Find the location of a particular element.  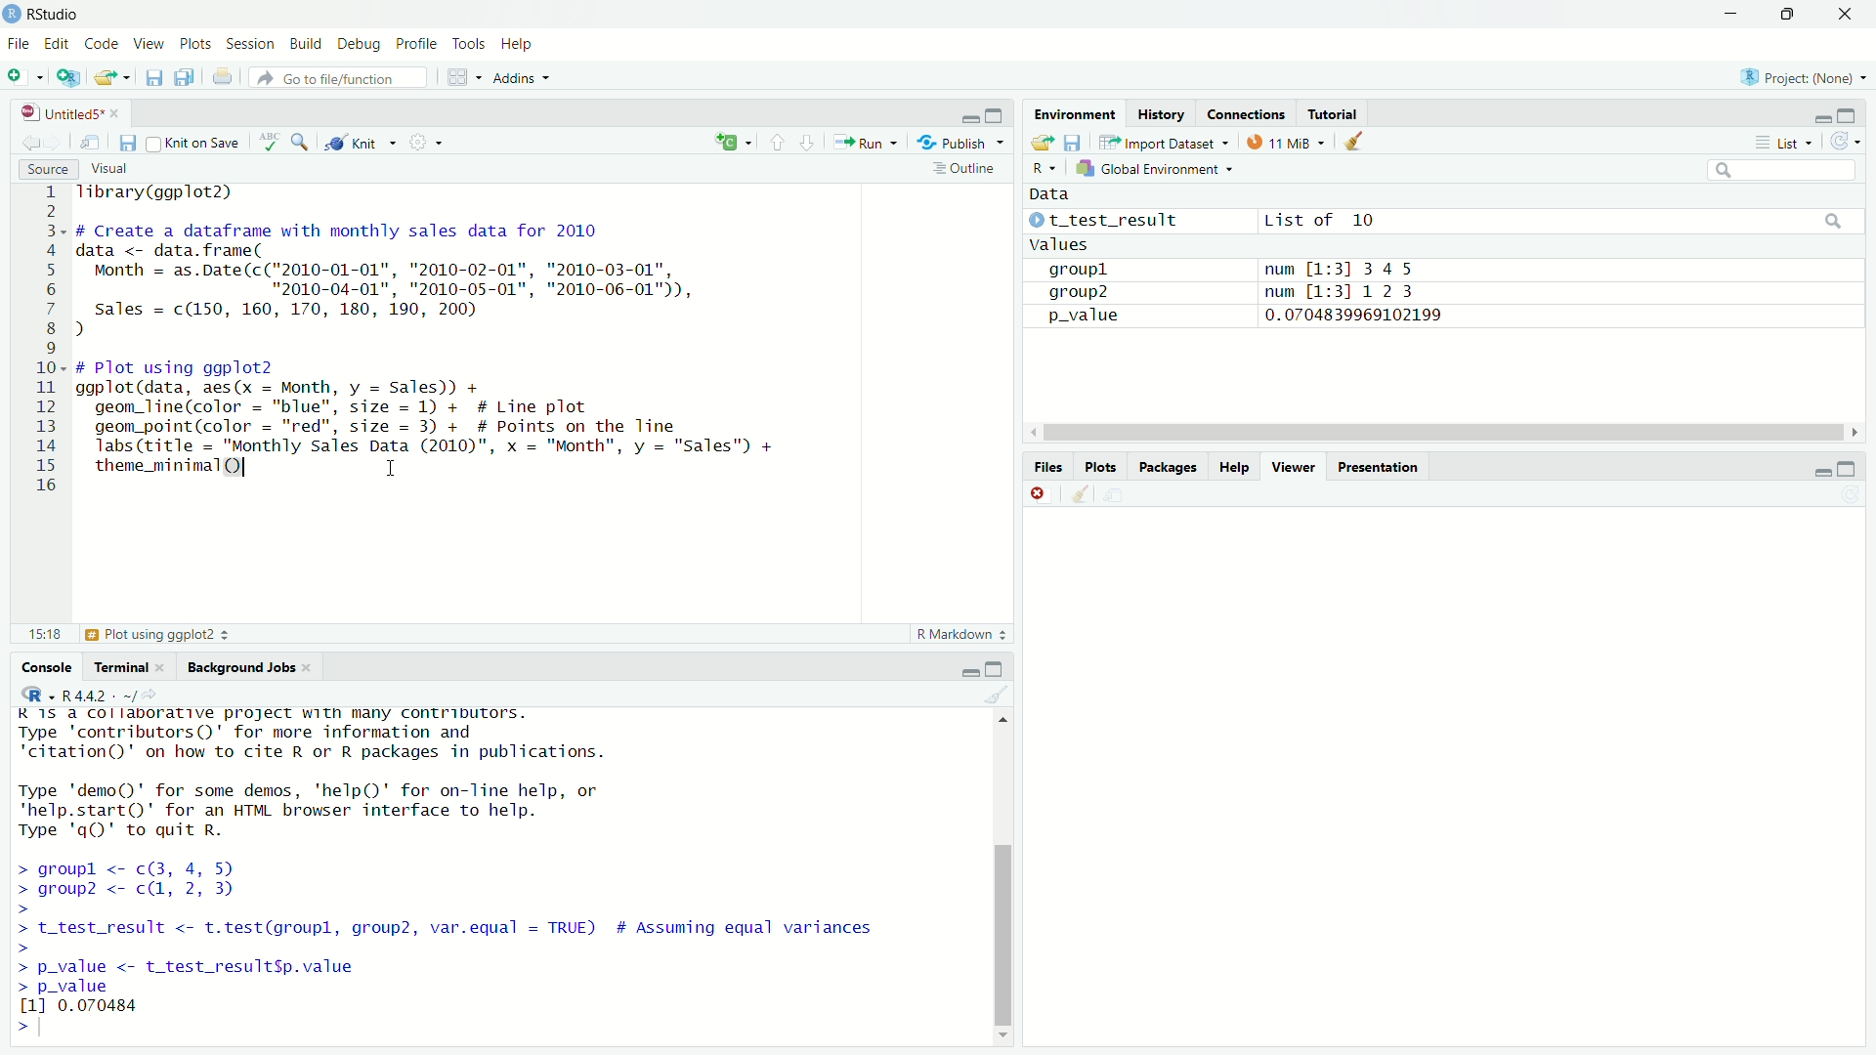

go to next section is located at coordinates (808, 144).